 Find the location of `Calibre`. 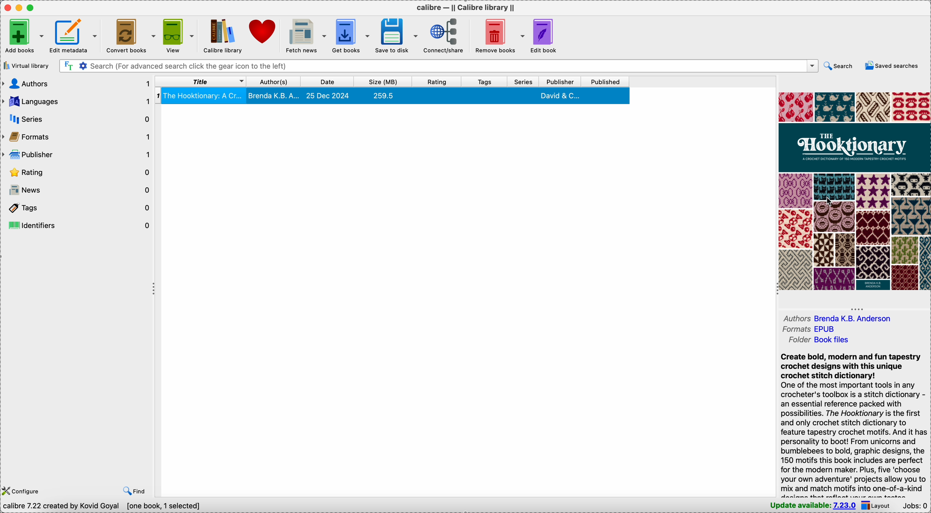

Calibre is located at coordinates (465, 8).